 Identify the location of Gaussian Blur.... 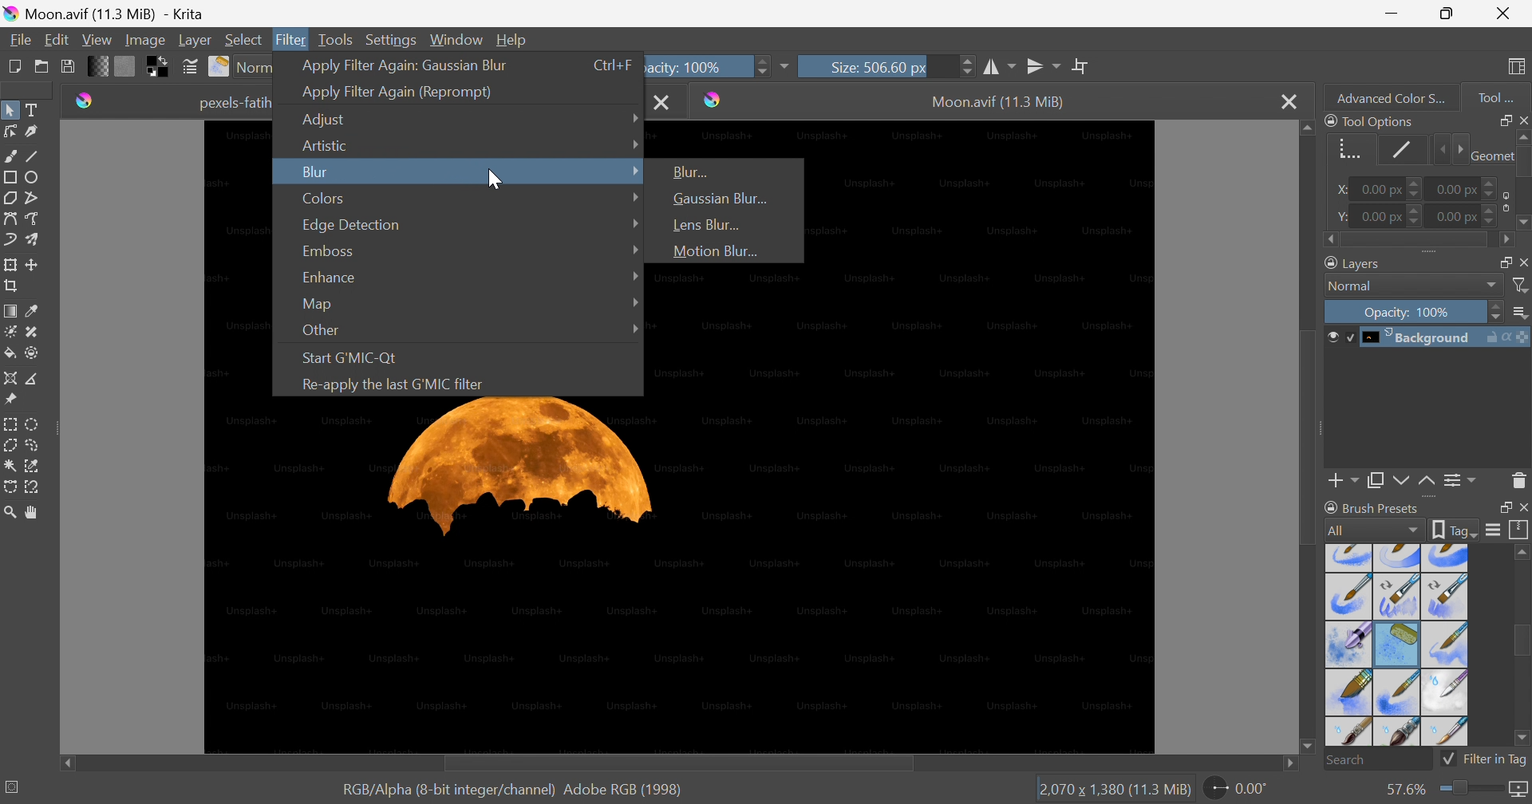
(717, 198).